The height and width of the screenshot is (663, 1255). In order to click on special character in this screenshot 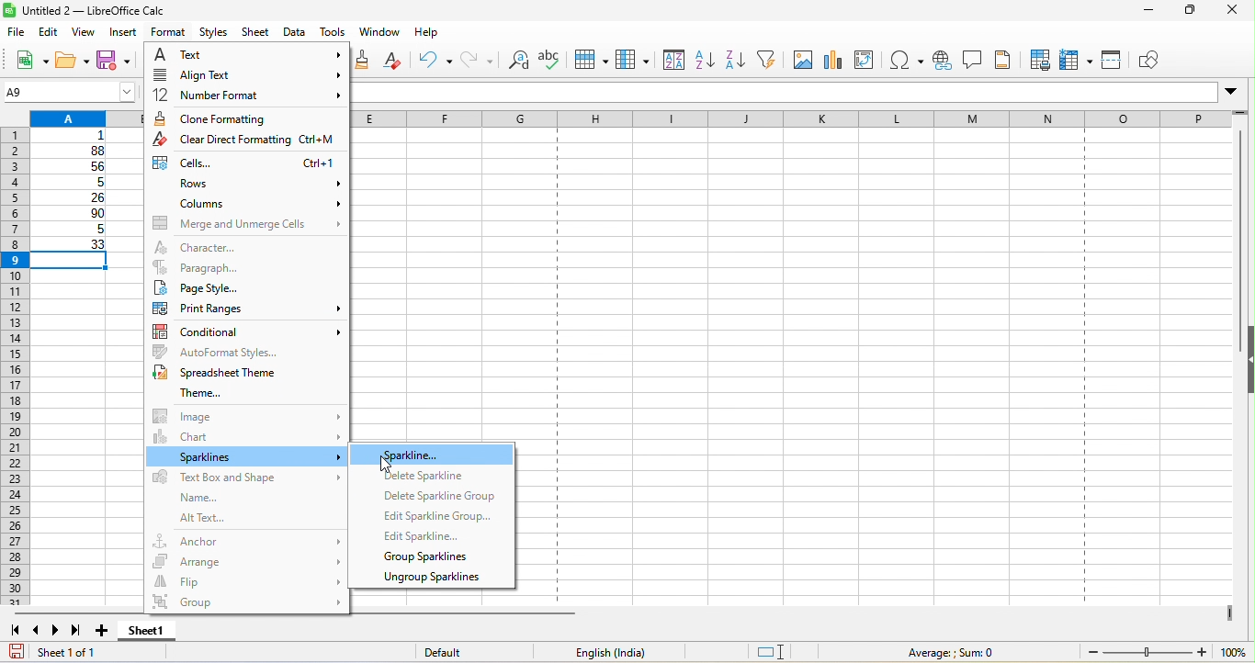, I will do `click(907, 62)`.